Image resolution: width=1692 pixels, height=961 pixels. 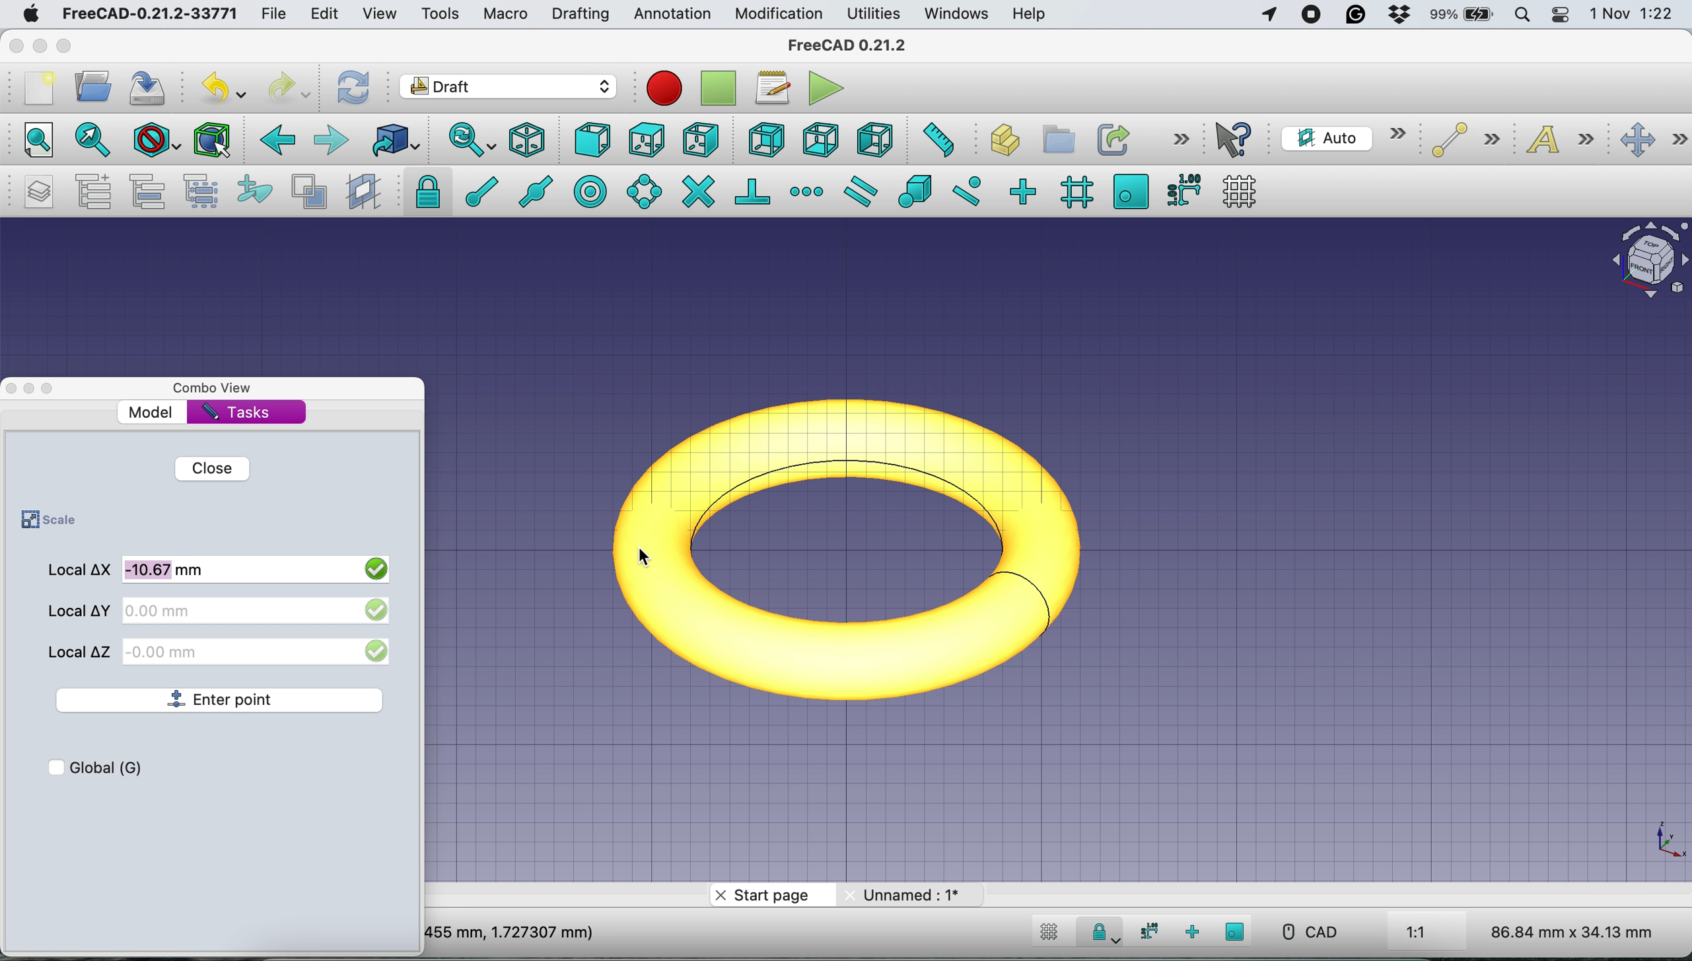 What do you see at coordinates (512, 931) in the screenshot?
I see `455 mm, 1.727307 mm)` at bounding box center [512, 931].